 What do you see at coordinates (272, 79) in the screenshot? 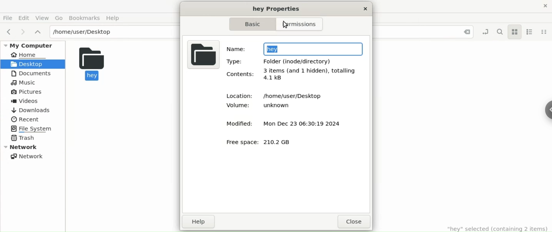
I see `4.1 kB` at bounding box center [272, 79].